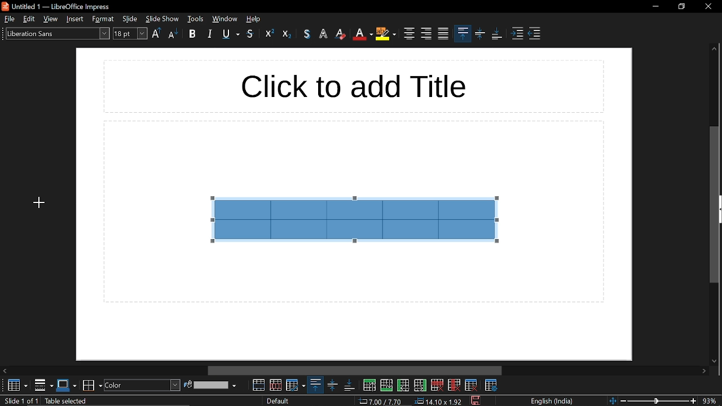 The image size is (722, 406). What do you see at coordinates (715, 360) in the screenshot?
I see `move down` at bounding box center [715, 360].